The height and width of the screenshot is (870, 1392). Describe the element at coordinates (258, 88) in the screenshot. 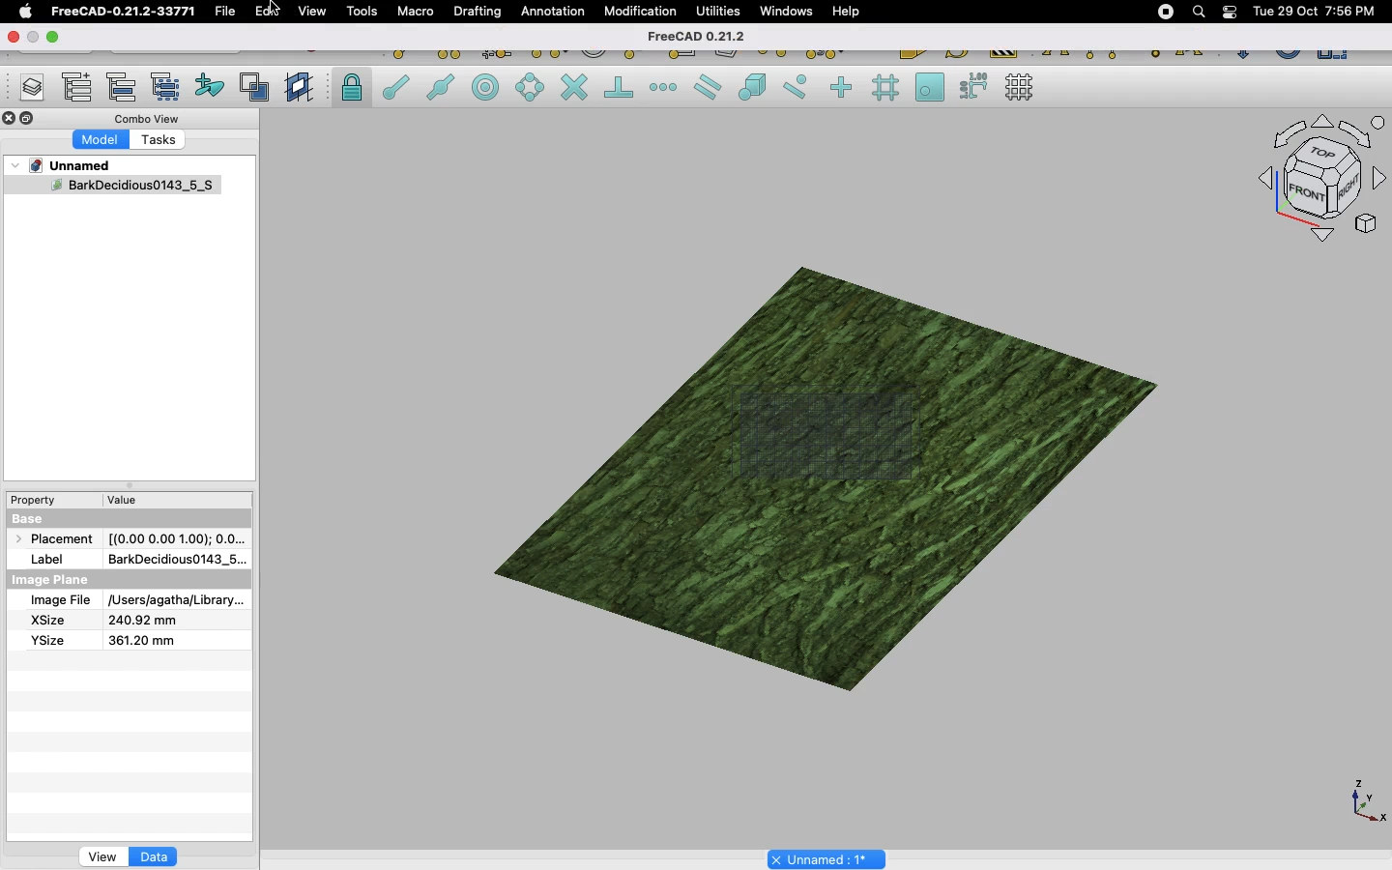

I see `Create working plane proxy` at that location.